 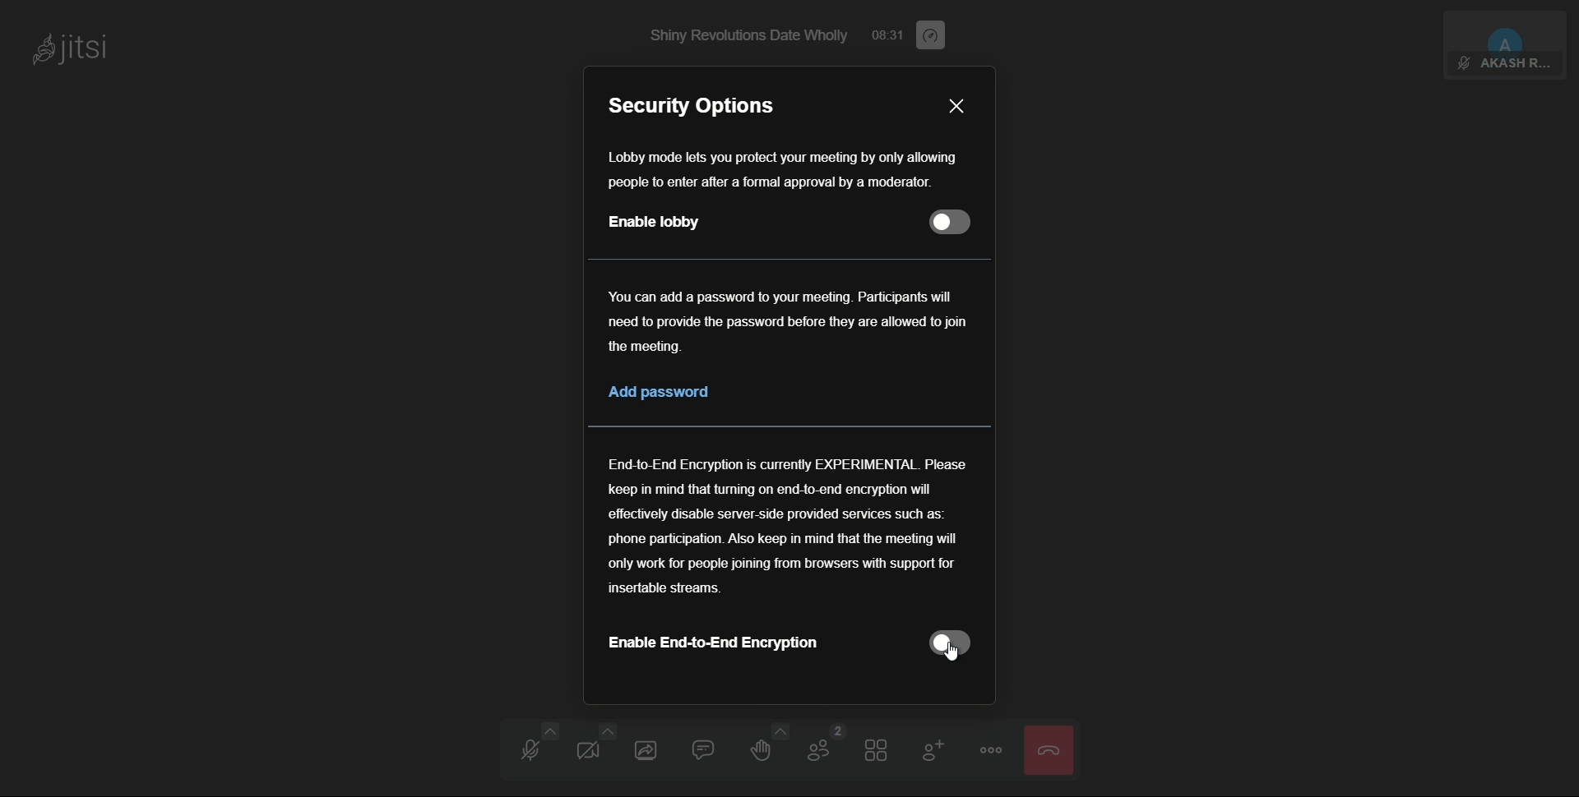 I want to click on mute, so click(x=532, y=747).